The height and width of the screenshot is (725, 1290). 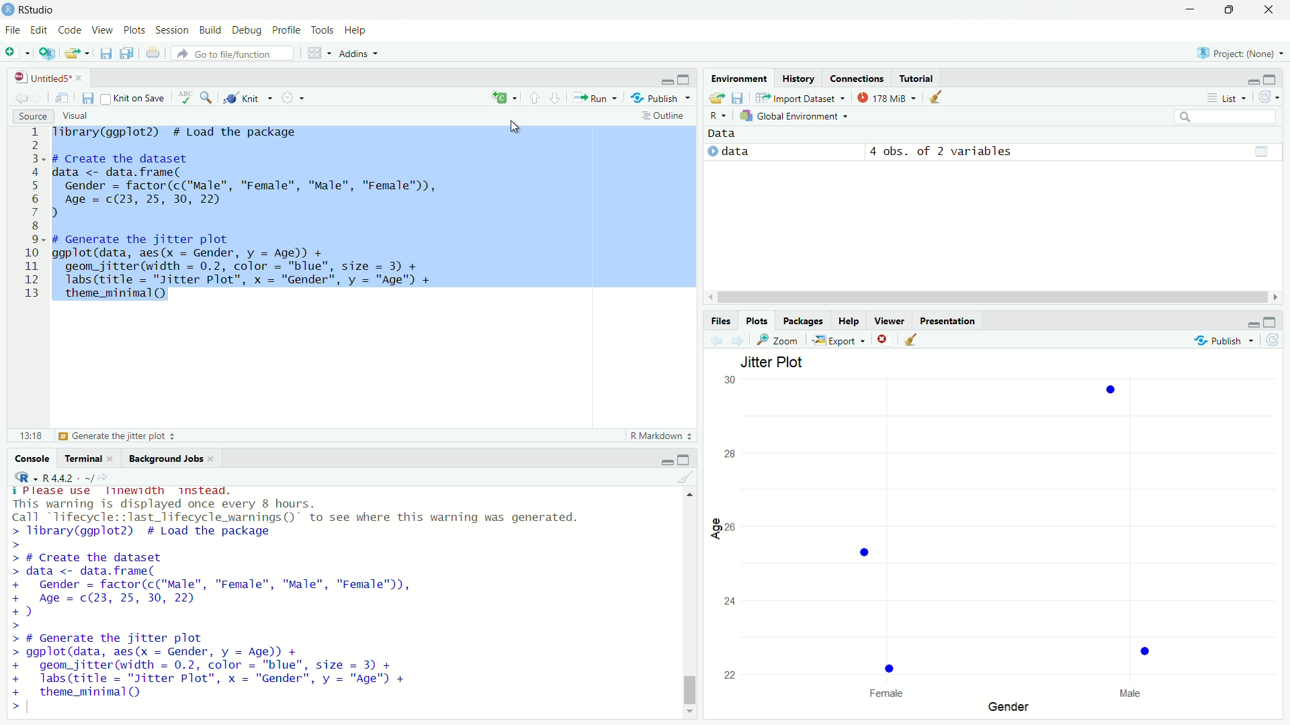 What do you see at coordinates (716, 98) in the screenshot?
I see `load workspace` at bounding box center [716, 98].